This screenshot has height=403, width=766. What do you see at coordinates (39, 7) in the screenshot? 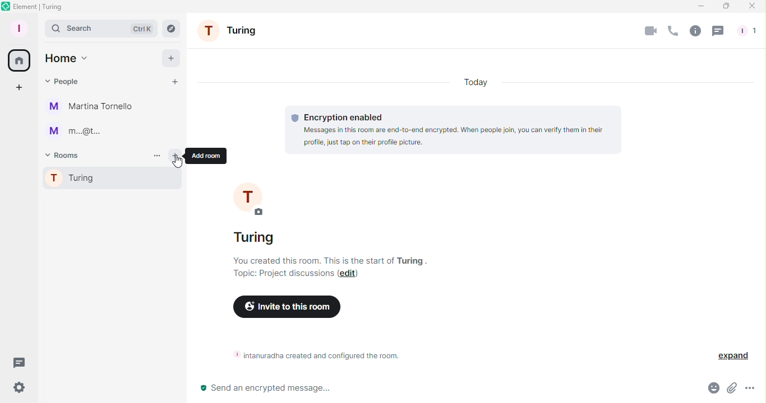
I see `Element icon` at bounding box center [39, 7].